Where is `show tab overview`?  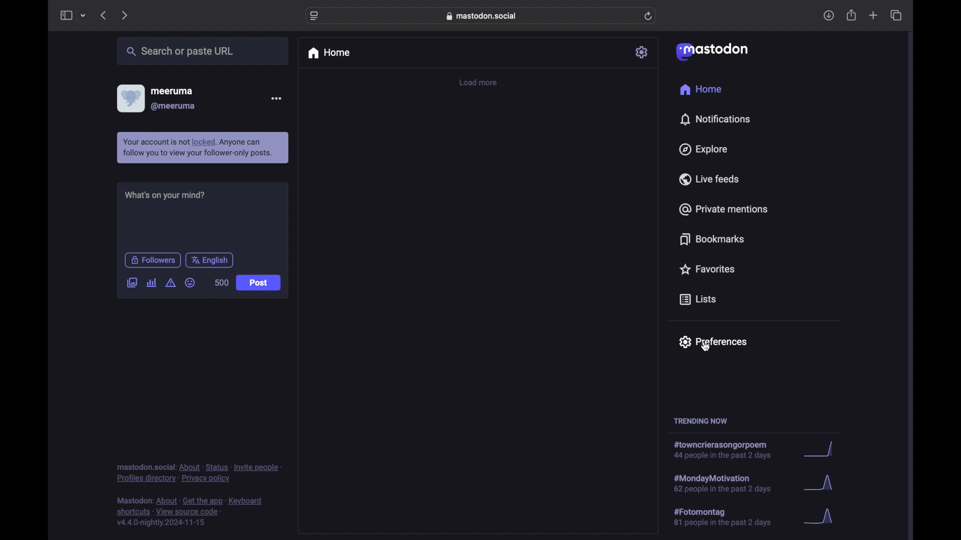
show tab overview is located at coordinates (895, 15).